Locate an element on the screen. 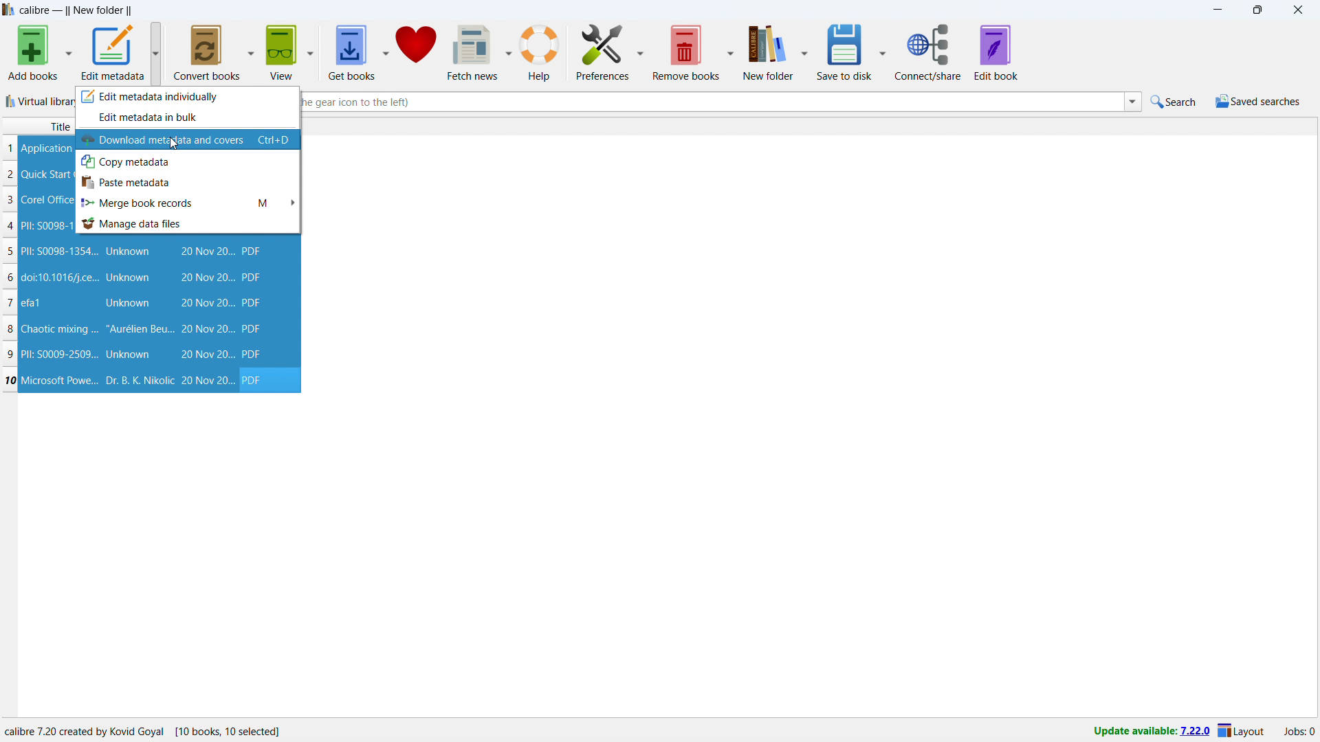  new folder  is located at coordinates (769, 51).